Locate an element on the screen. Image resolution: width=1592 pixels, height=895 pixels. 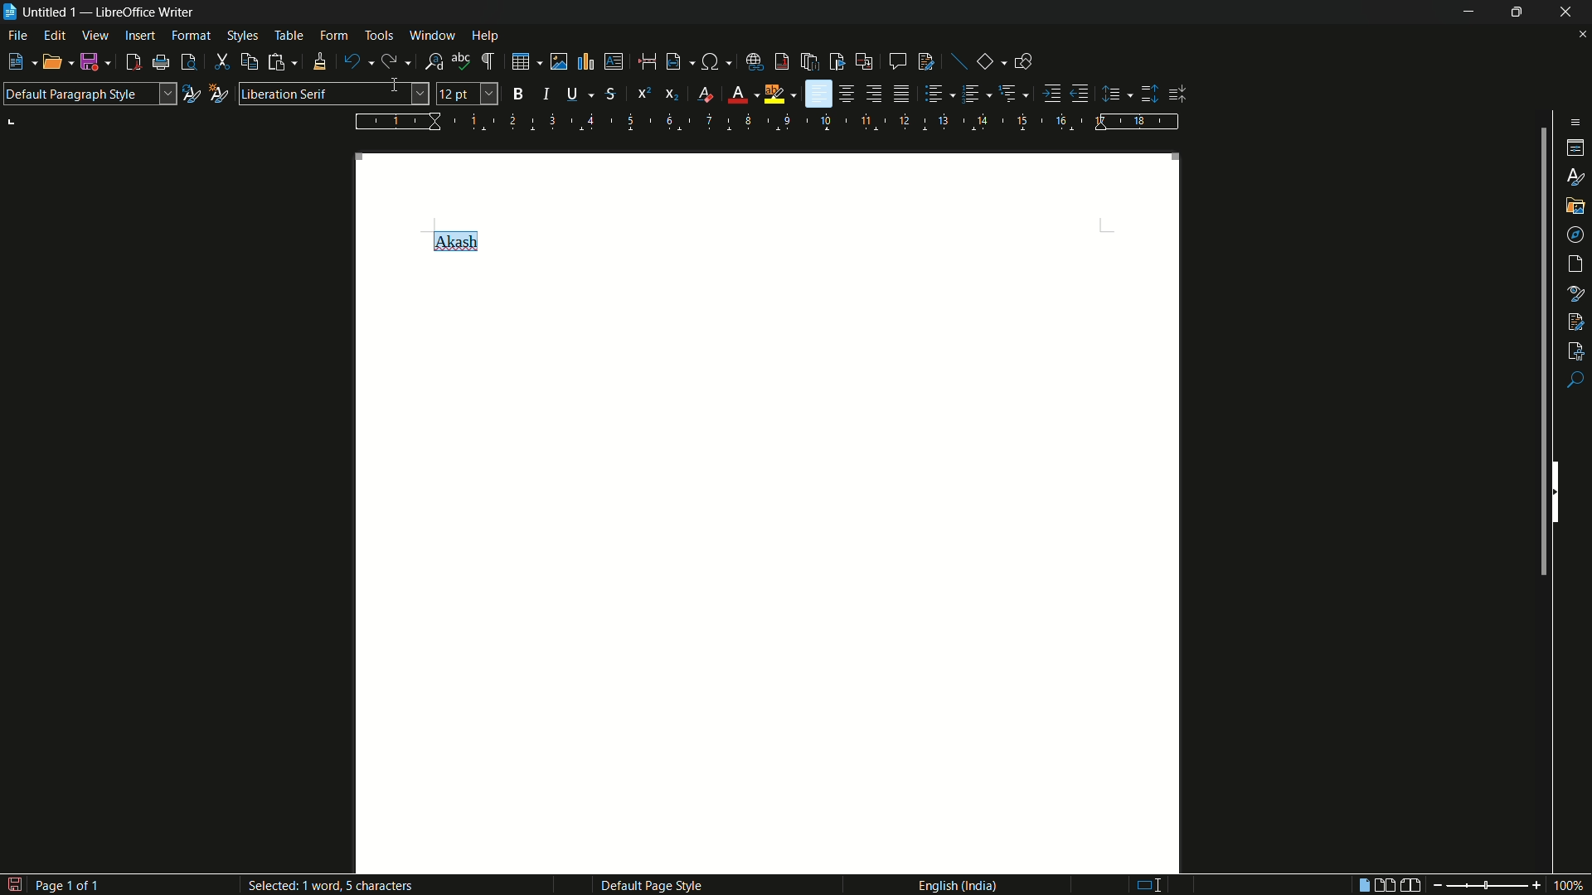
format menu is located at coordinates (191, 35).